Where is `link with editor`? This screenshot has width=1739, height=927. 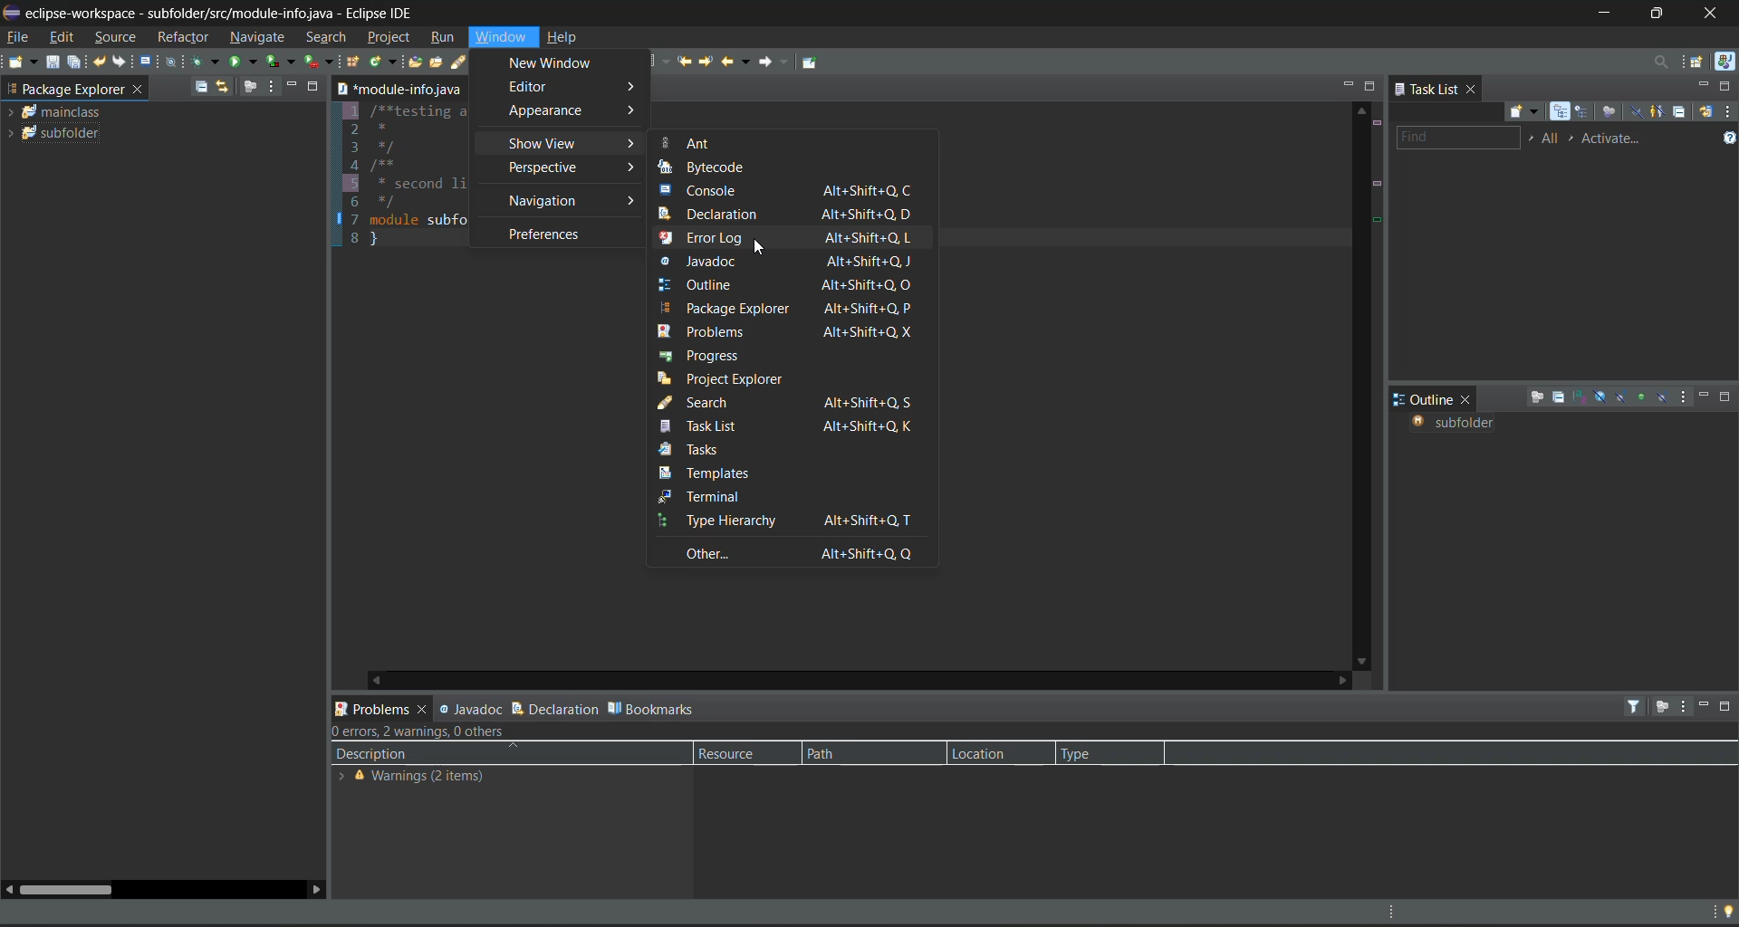
link with editor is located at coordinates (223, 87).